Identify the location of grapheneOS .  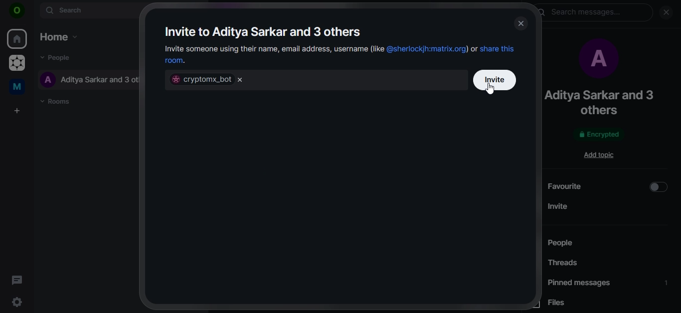
(16, 64).